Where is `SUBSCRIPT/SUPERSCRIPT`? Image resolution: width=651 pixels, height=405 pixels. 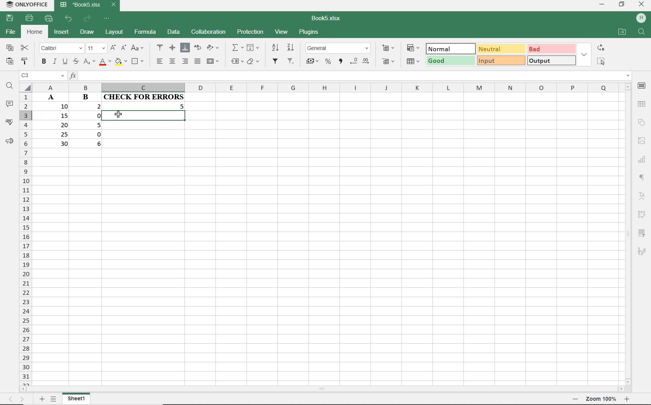
SUBSCRIPT/SUPERSCRIPT is located at coordinates (88, 63).